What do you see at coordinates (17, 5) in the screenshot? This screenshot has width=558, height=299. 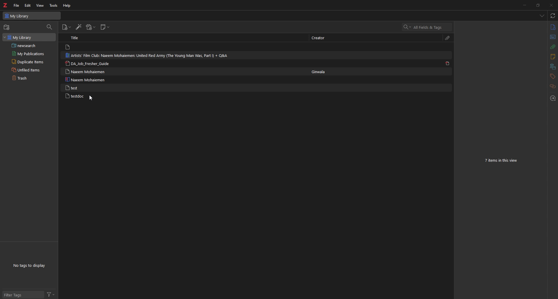 I see `file` at bounding box center [17, 5].